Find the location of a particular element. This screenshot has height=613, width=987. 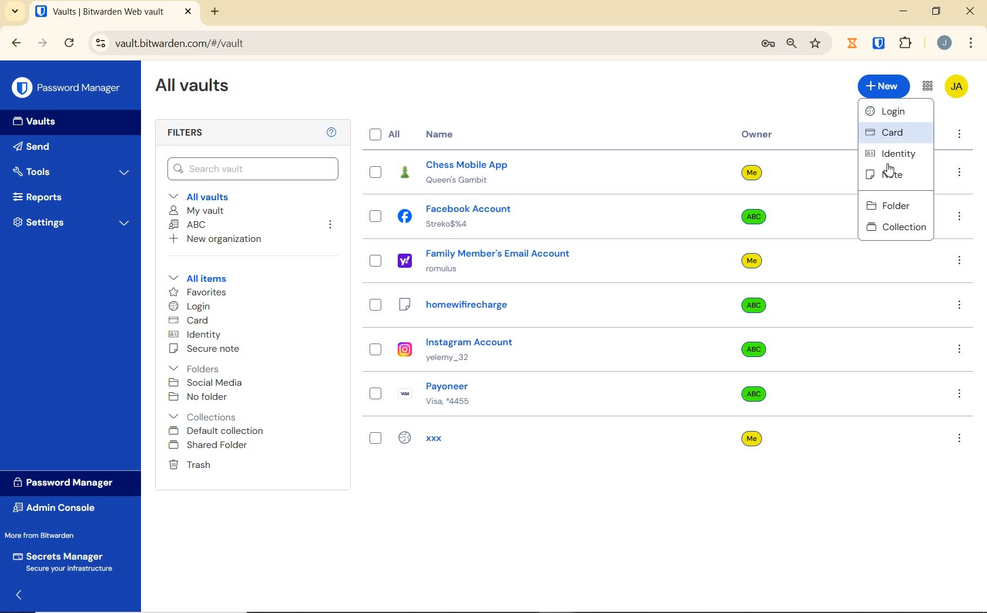

bookmark is located at coordinates (815, 44).